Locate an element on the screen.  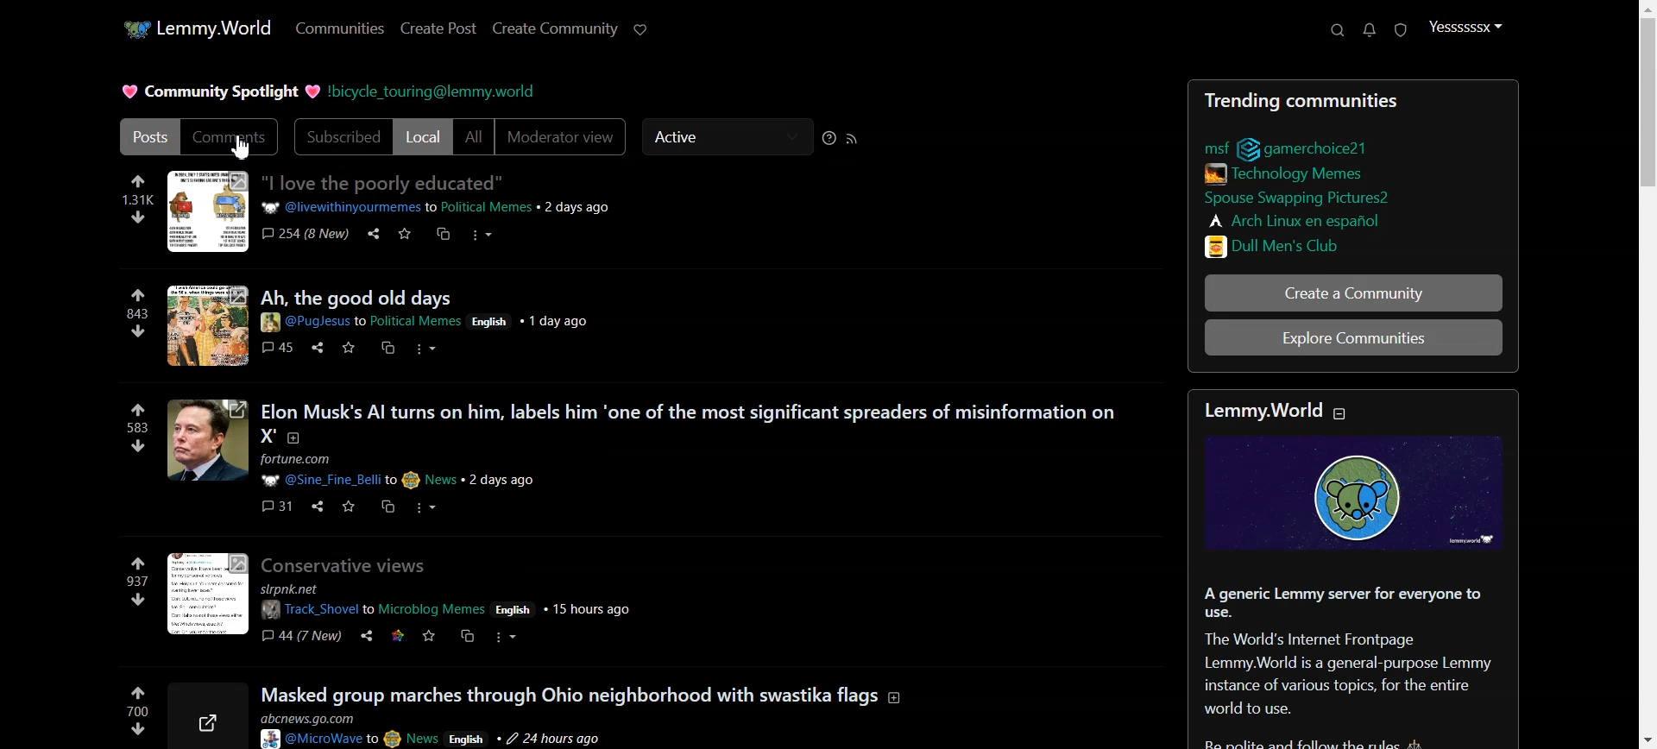
Subscribed is located at coordinates (339, 137).